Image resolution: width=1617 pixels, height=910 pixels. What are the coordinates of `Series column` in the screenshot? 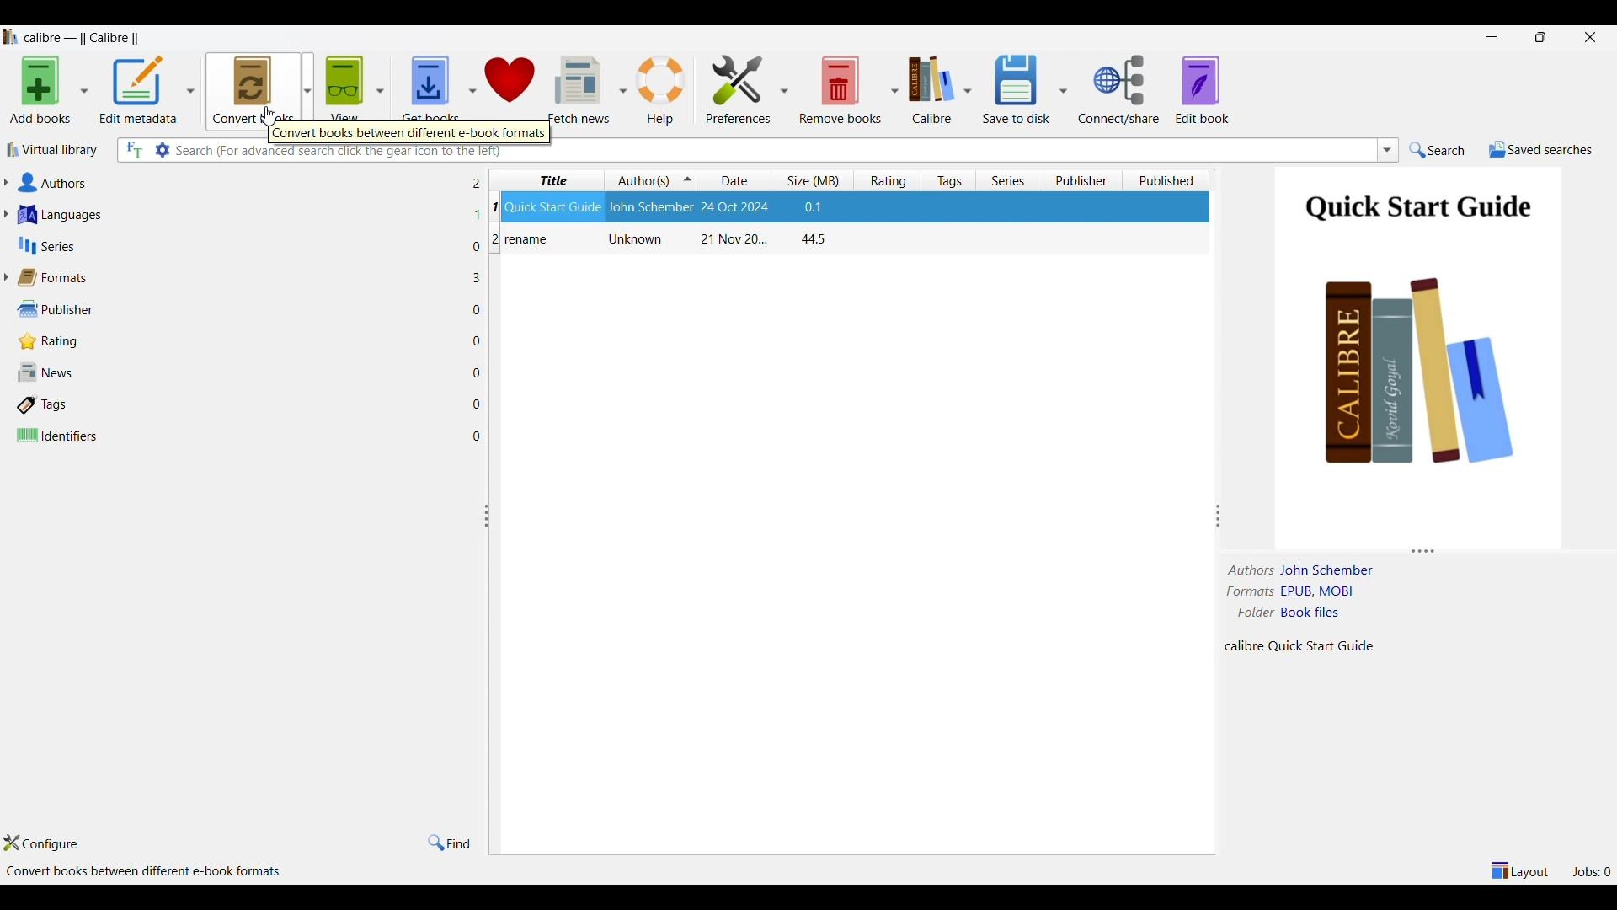 It's located at (1007, 179).